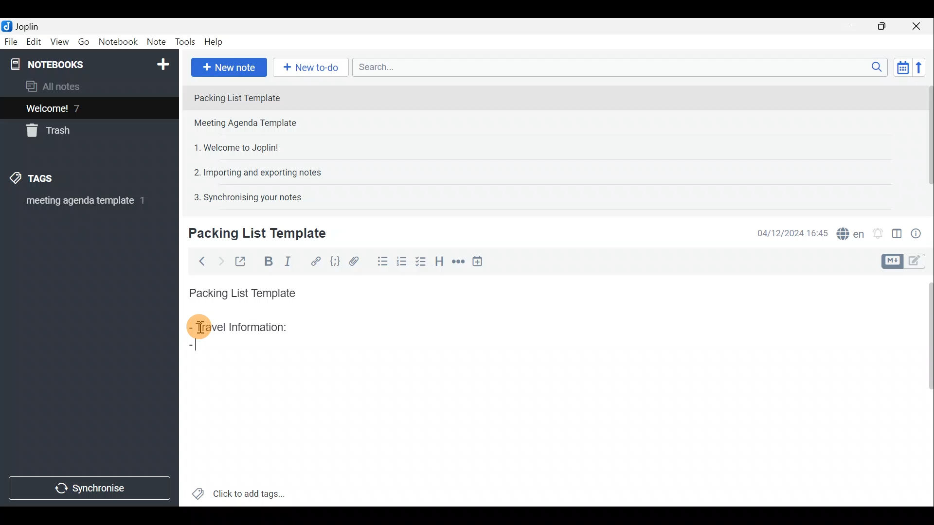  Describe the element at coordinates (457, 262) in the screenshot. I see `Horizontal rule` at that location.